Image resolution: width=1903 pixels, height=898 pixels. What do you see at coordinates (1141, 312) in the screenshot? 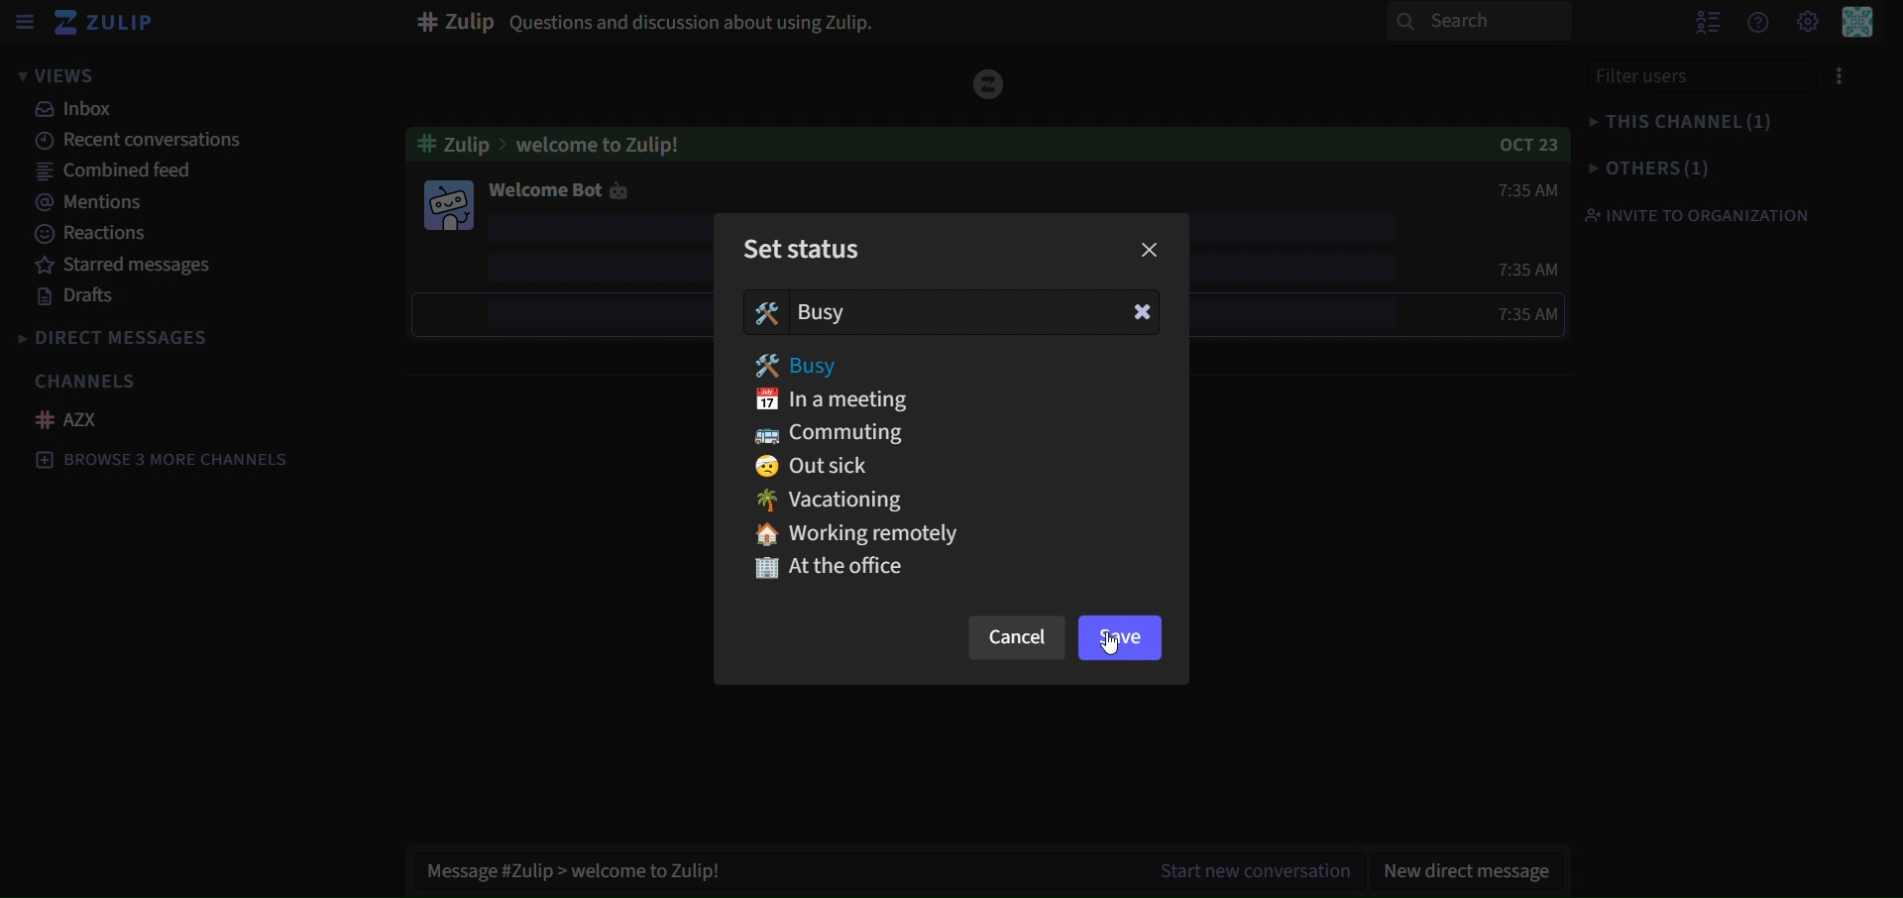
I see `close` at bounding box center [1141, 312].